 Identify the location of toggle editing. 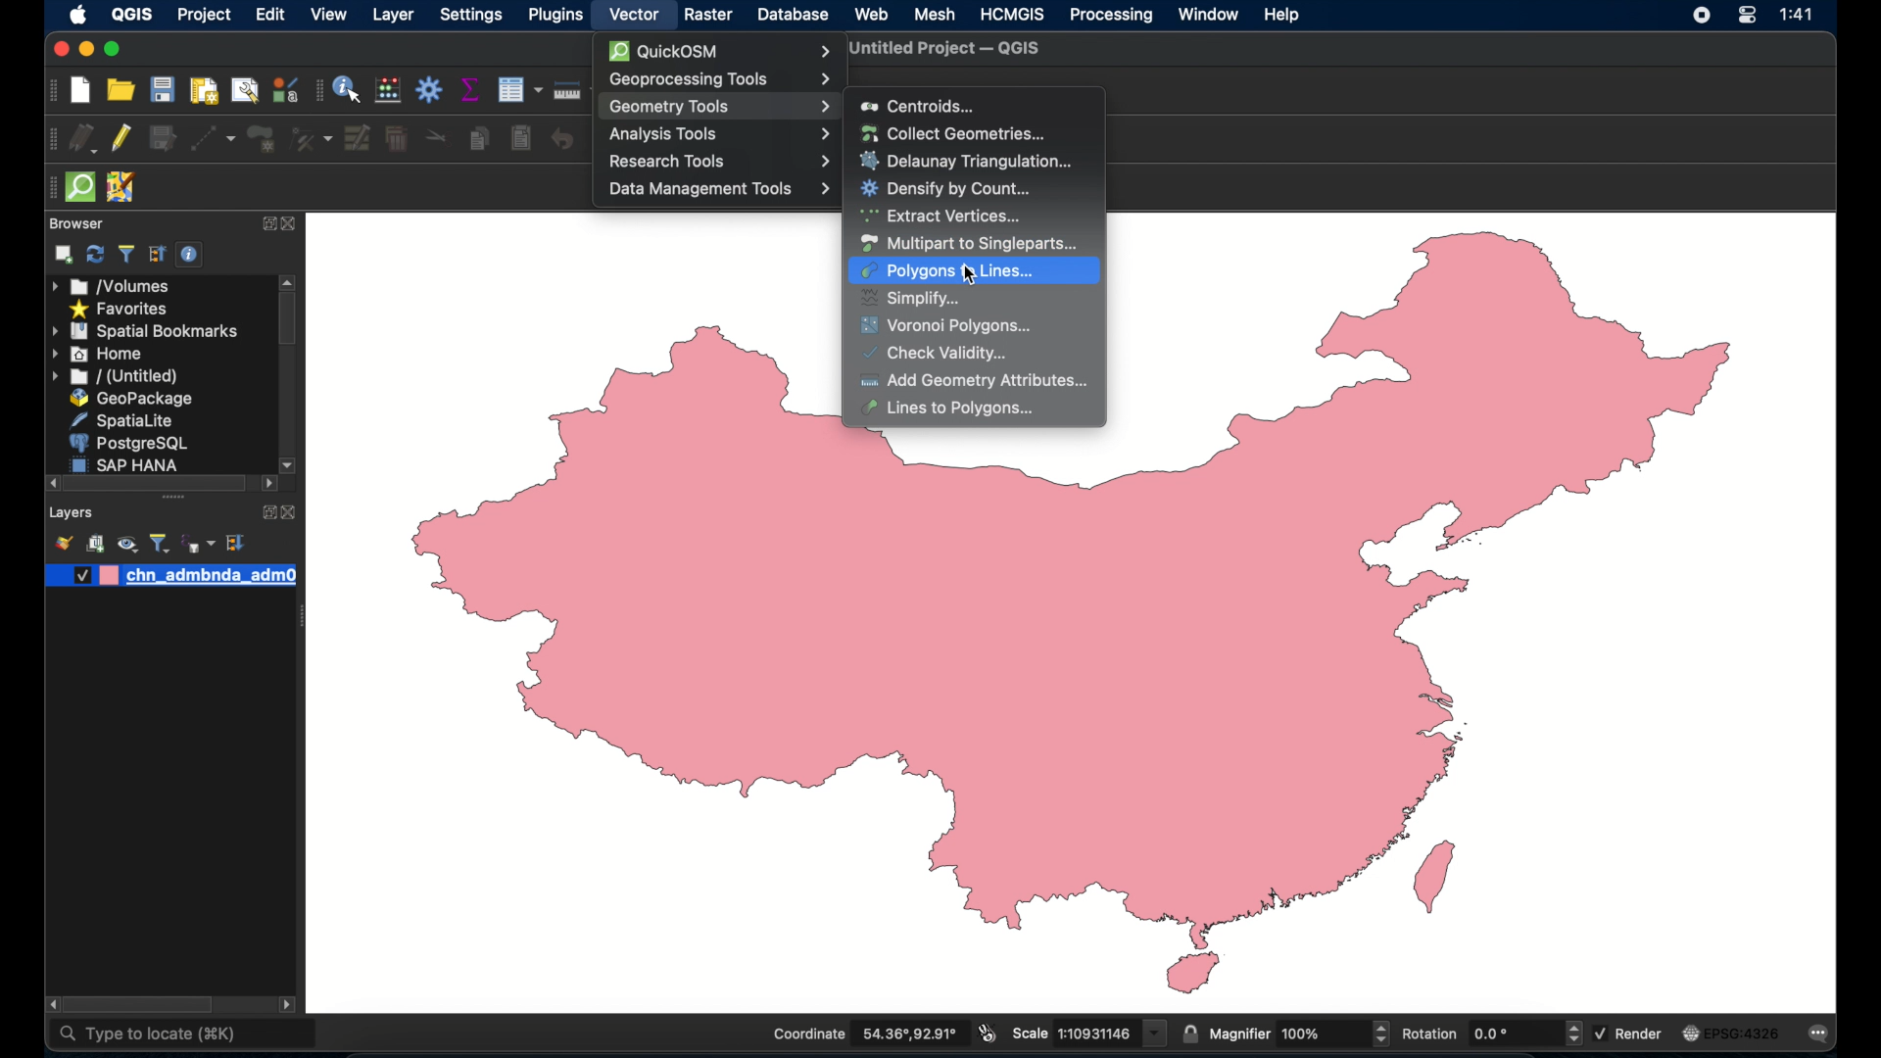
(120, 139).